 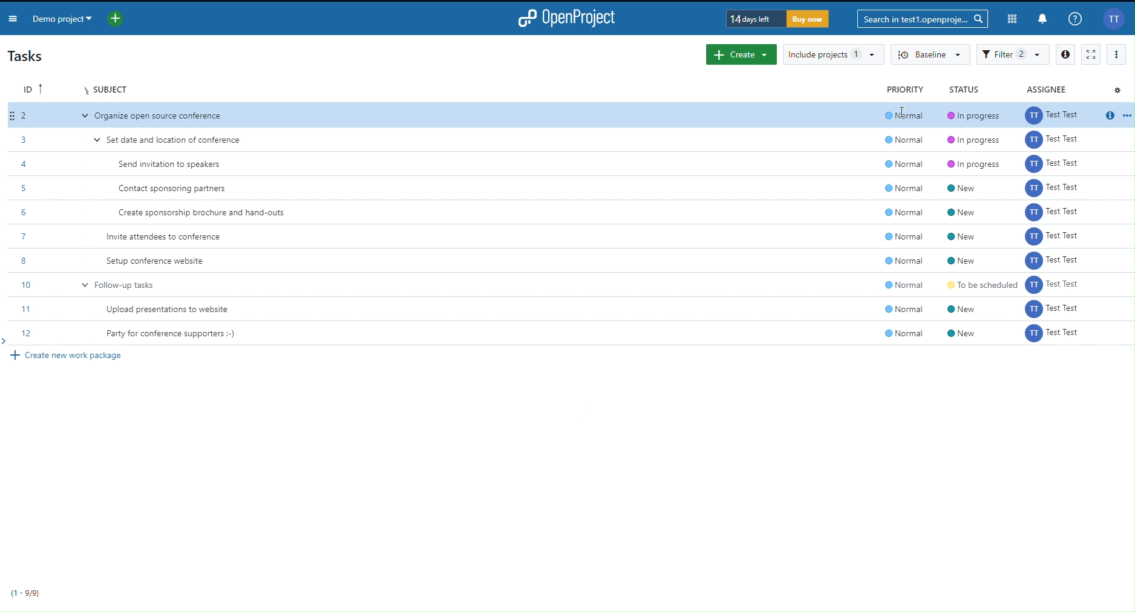 I want to click on a Send invitation to speakers @Normal  @ In progress @) st est, so click(x=571, y=163).